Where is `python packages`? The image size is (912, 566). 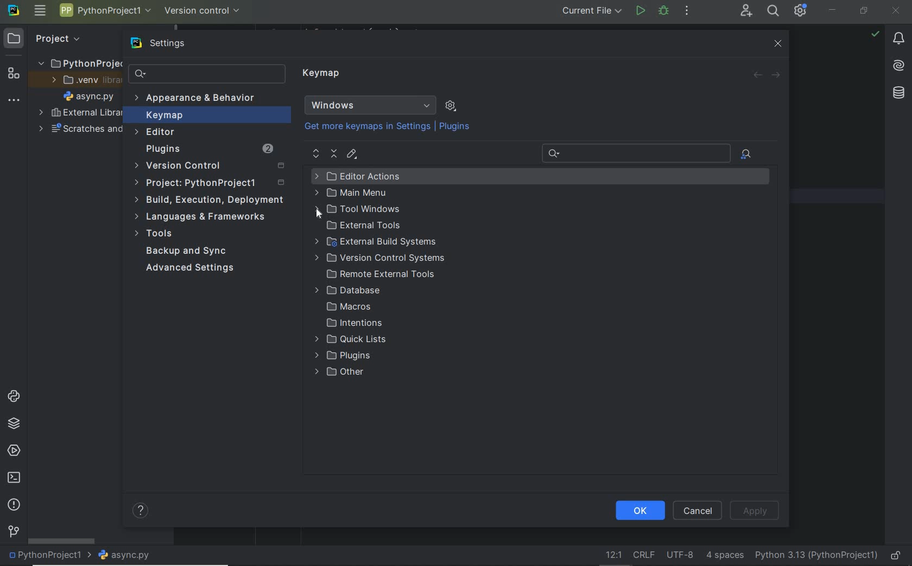 python packages is located at coordinates (13, 424).